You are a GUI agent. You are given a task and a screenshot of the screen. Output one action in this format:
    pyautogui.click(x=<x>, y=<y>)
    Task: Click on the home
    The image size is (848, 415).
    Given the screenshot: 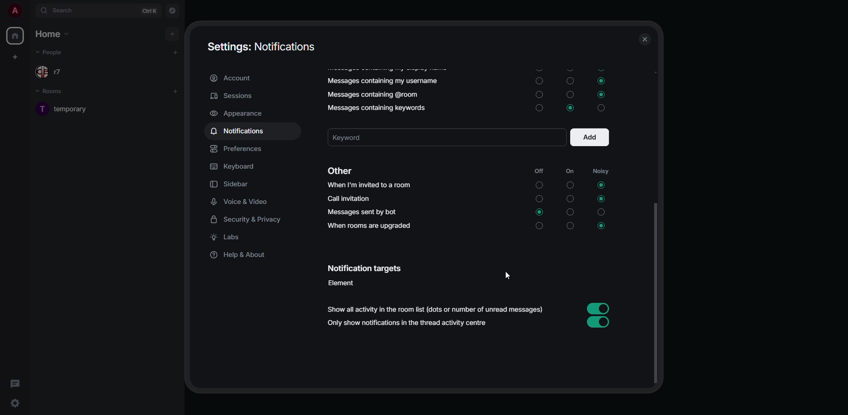 What is the action you would take?
    pyautogui.click(x=55, y=34)
    